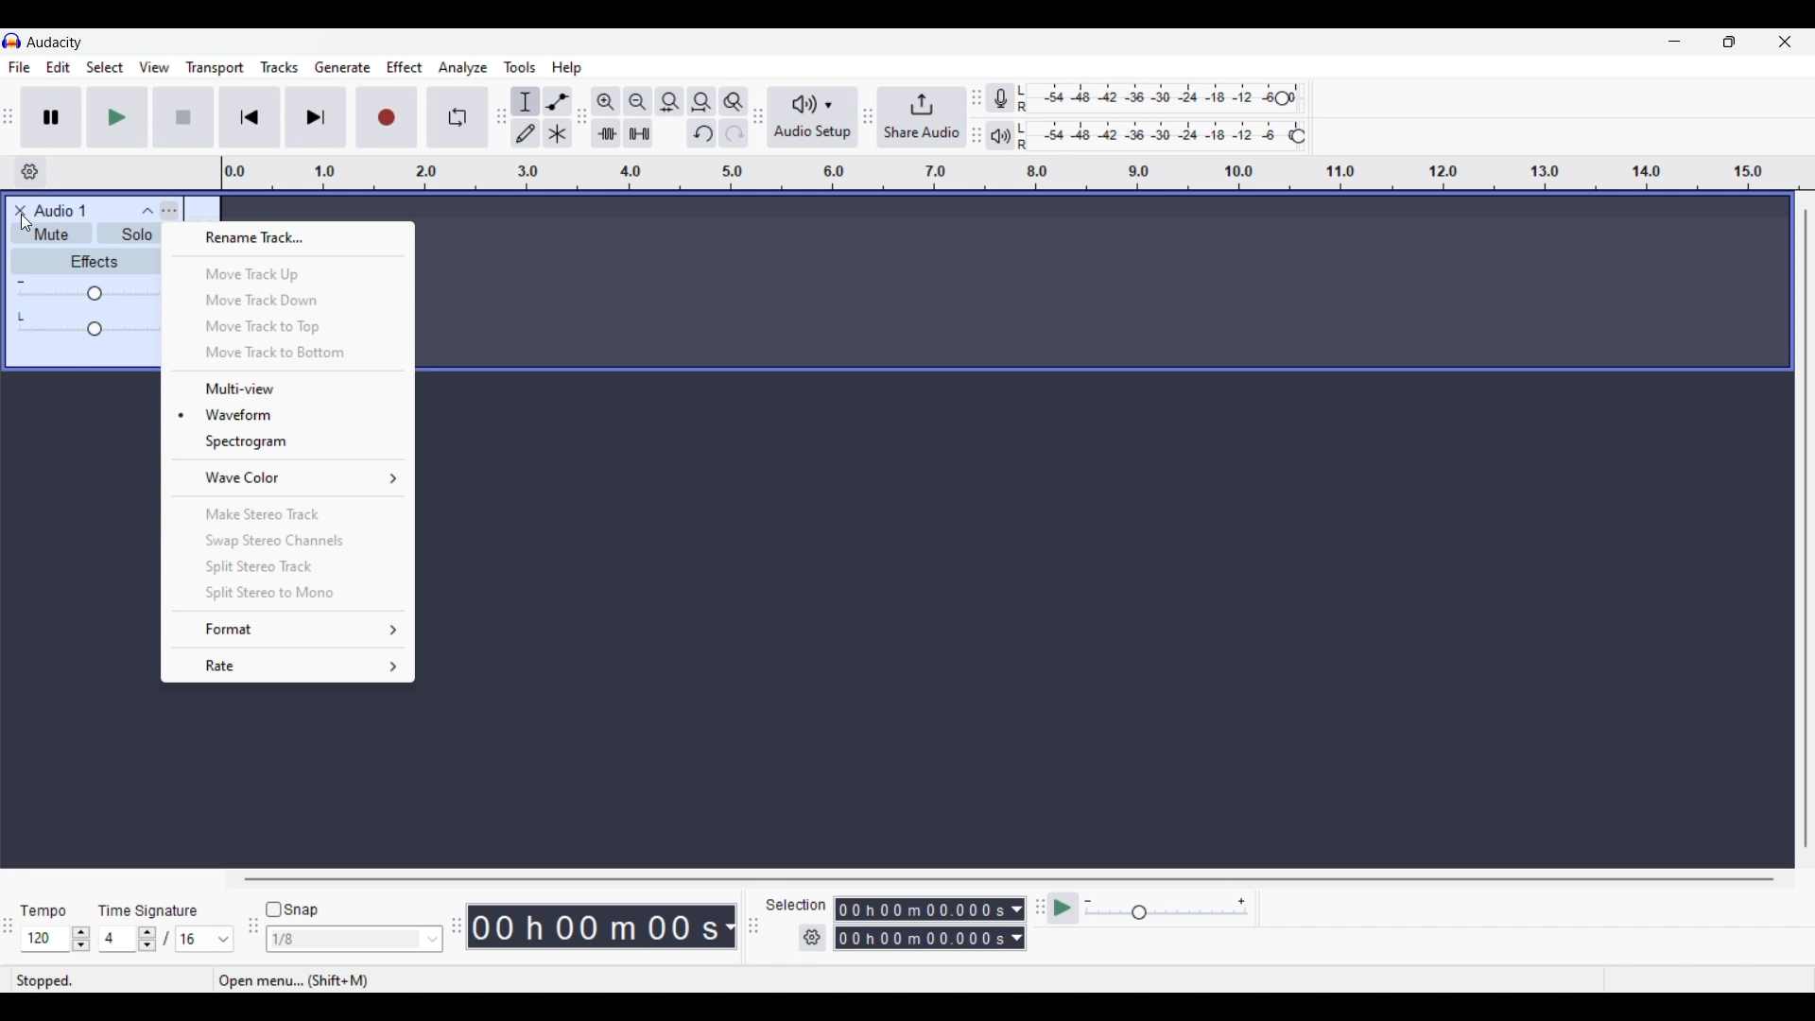 Image resolution: width=1815 pixels, height=1021 pixels. Describe the element at coordinates (594, 926) in the screenshot. I see `Shows recorded duration` at that location.